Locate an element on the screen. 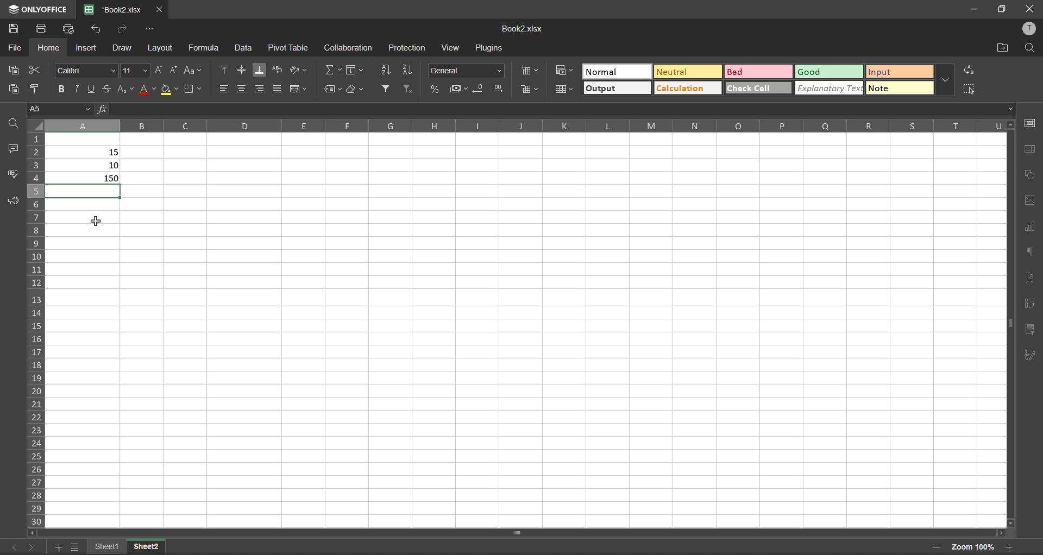  replace is located at coordinates (969, 70).